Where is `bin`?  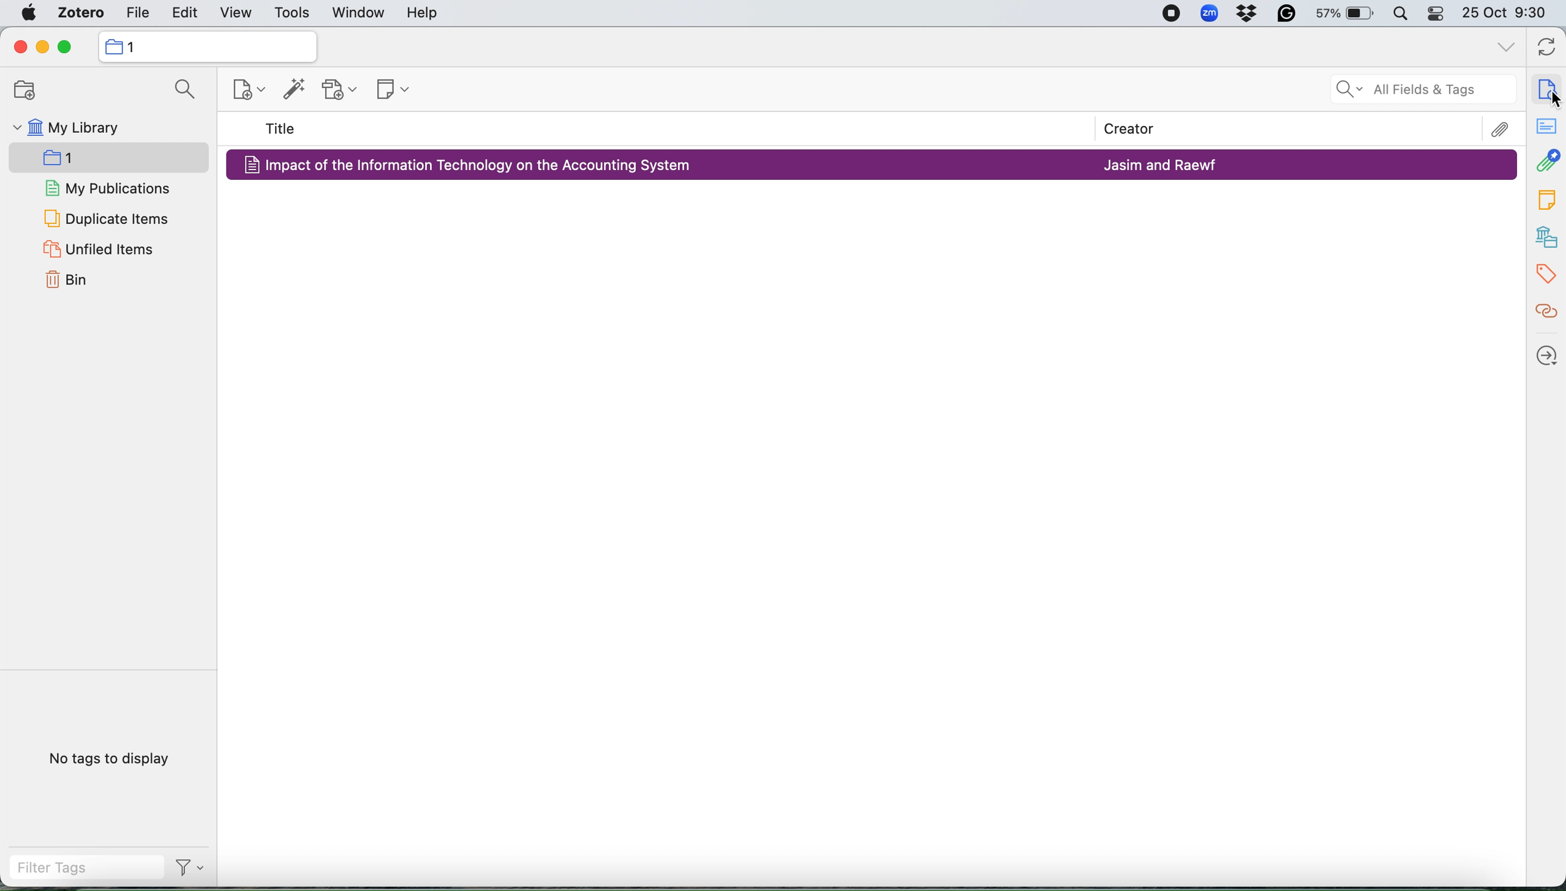
bin is located at coordinates (67, 282).